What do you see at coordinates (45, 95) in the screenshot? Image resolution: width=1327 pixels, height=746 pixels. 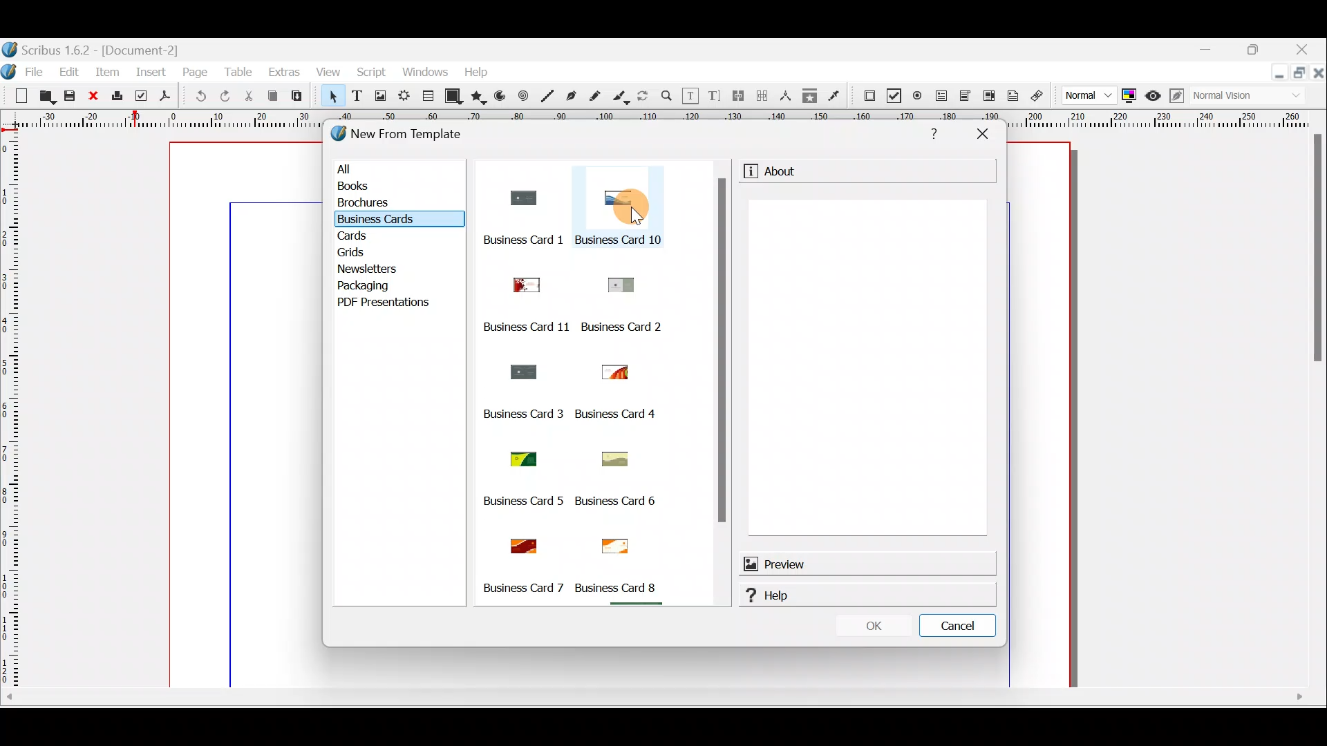 I see `Open` at bounding box center [45, 95].